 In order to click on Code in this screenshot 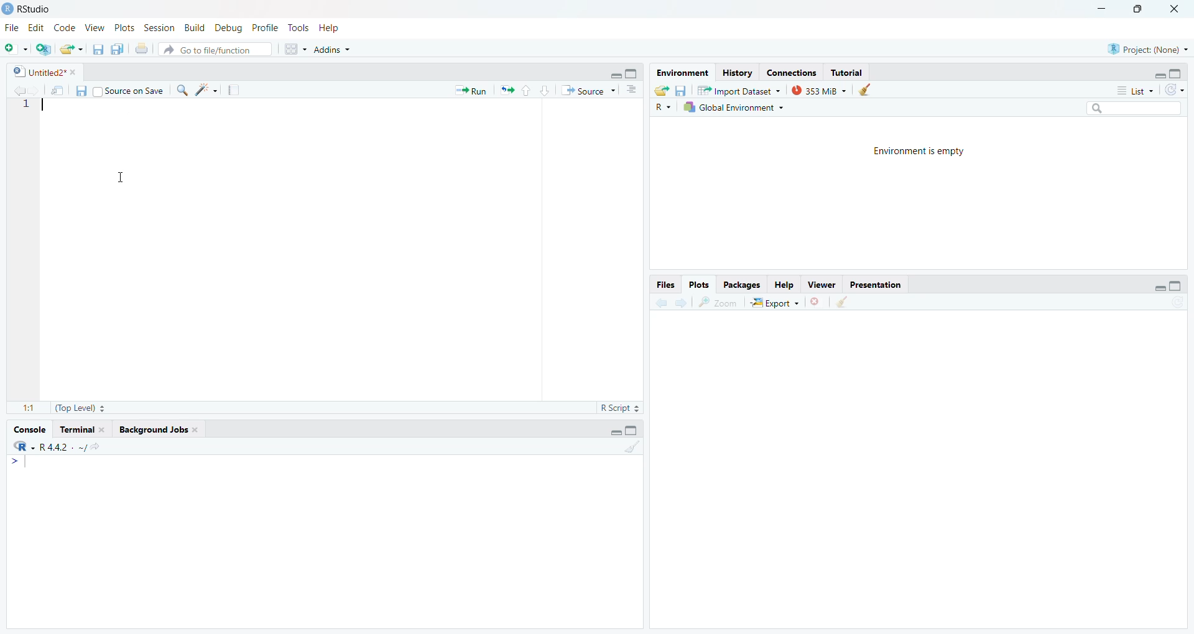, I will do `click(63, 29)`.